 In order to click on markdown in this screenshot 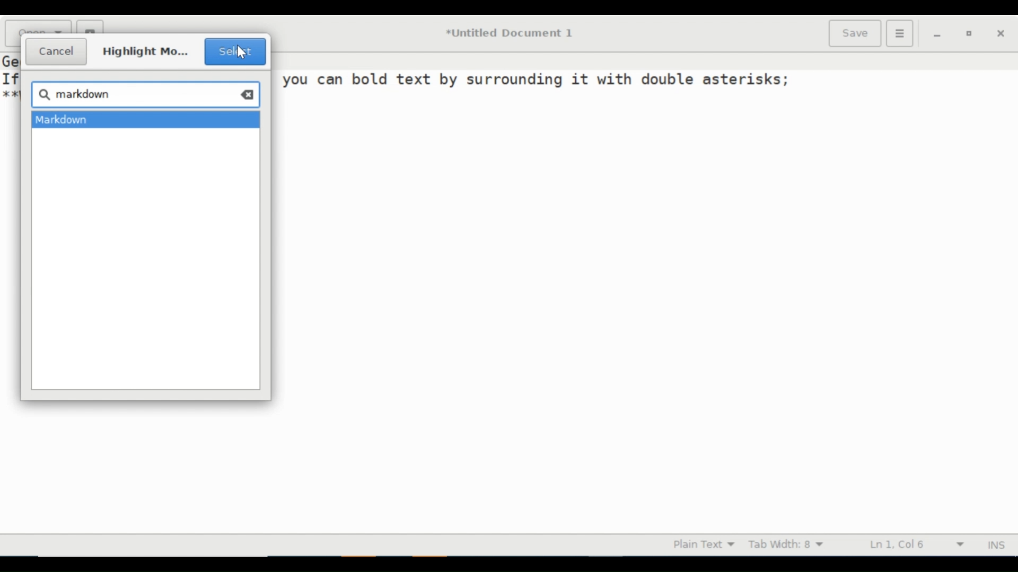, I will do `click(83, 94)`.